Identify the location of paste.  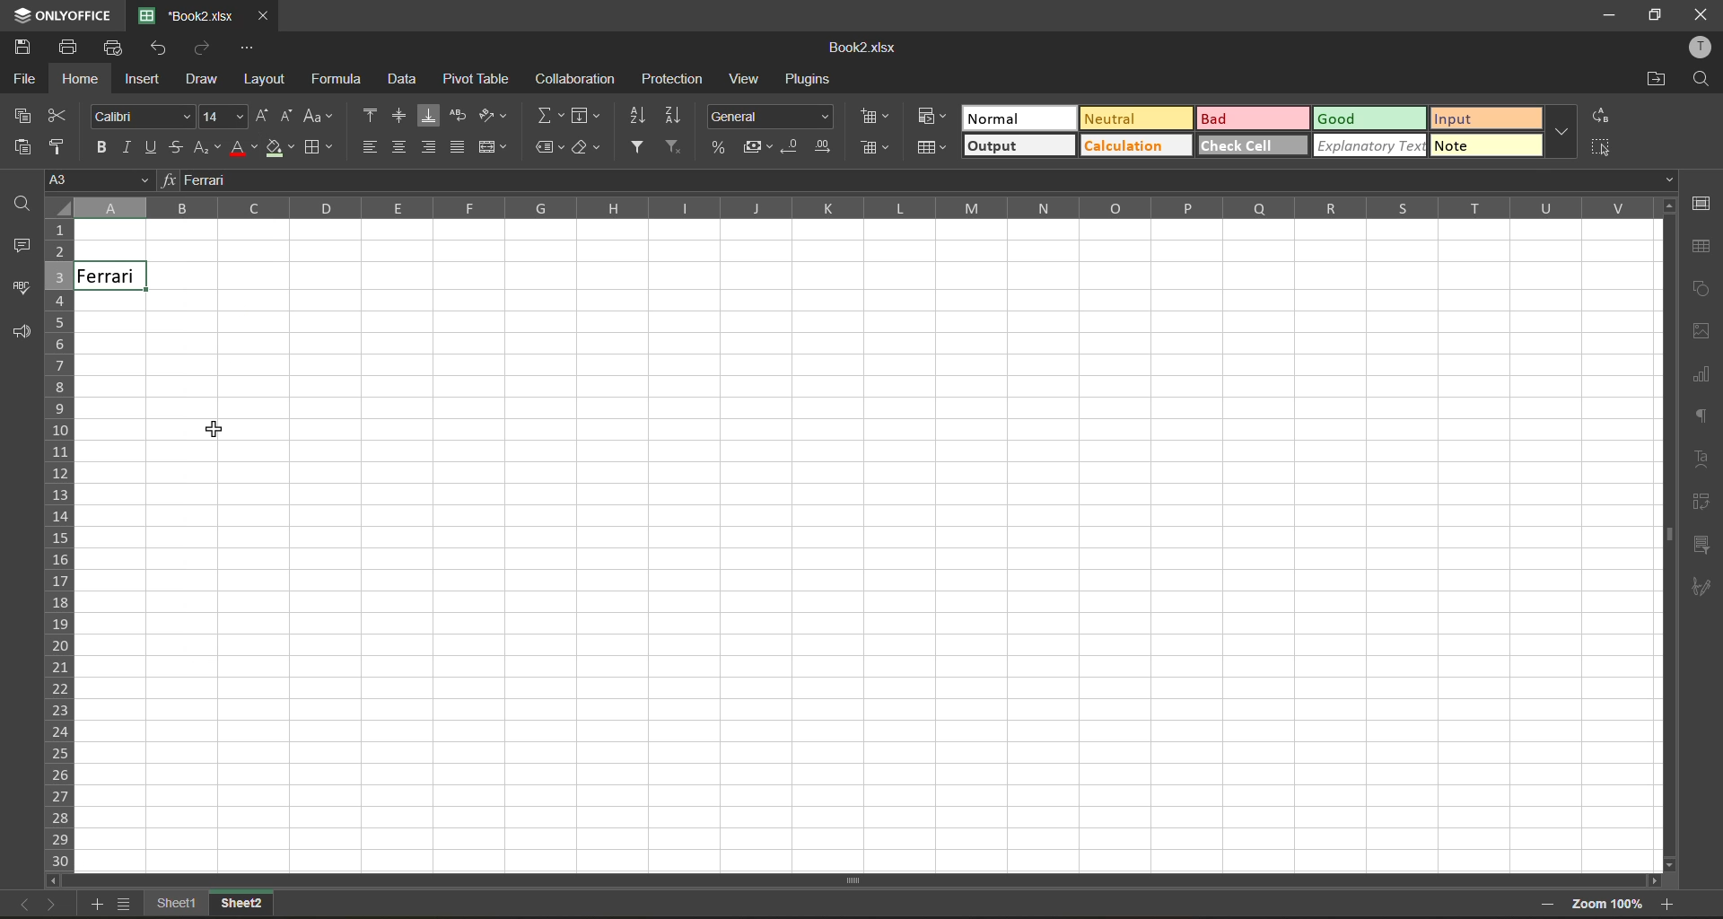
(19, 144).